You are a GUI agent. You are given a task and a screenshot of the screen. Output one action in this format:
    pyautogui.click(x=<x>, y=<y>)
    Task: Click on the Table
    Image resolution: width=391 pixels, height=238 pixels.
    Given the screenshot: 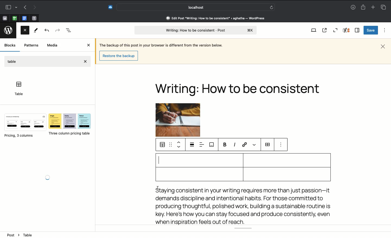 What is the action you would take?
    pyautogui.click(x=163, y=145)
    